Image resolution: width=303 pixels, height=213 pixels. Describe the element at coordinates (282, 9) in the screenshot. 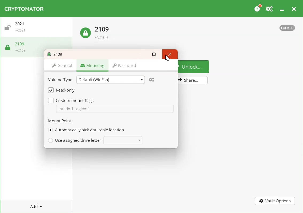

I see `Minimize` at that location.